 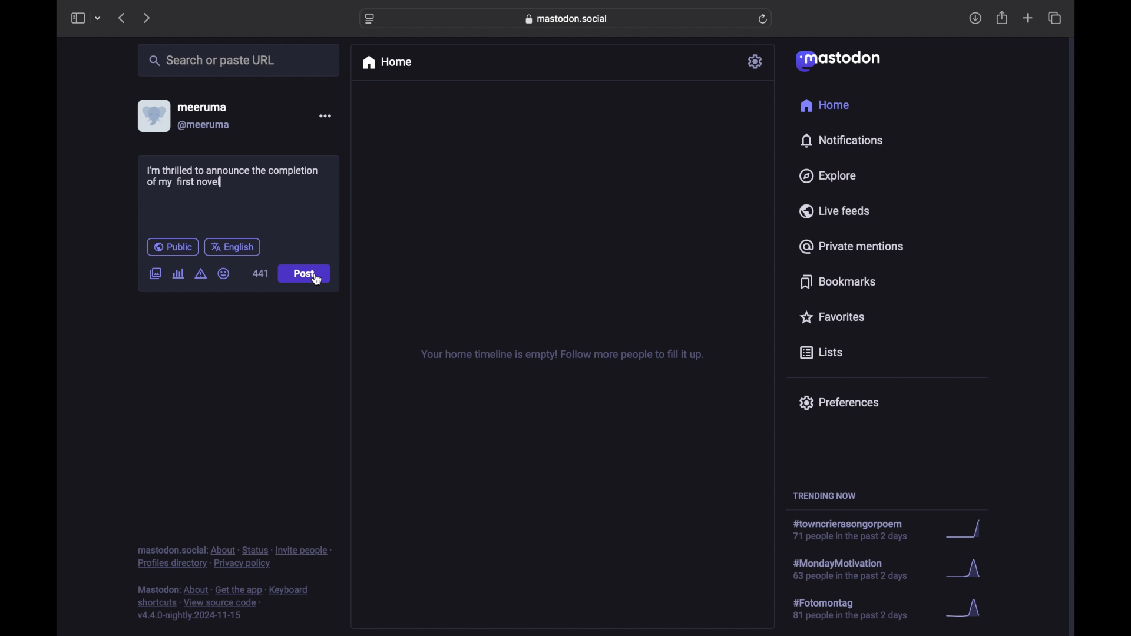 I want to click on home, so click(x=386, y=62).